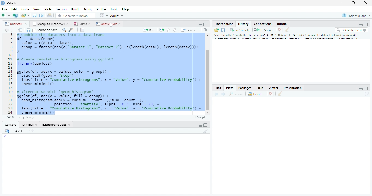  I want to click on Help, so click(260, 88).